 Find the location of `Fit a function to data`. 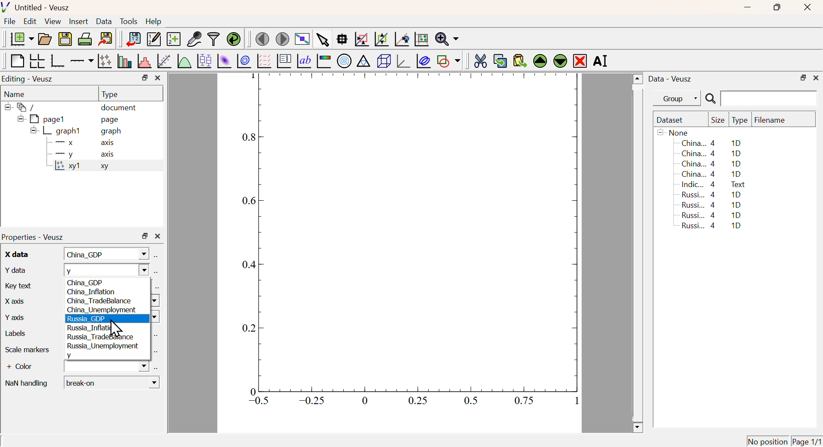

Fit a function to data is located at coordinates (165, 62).